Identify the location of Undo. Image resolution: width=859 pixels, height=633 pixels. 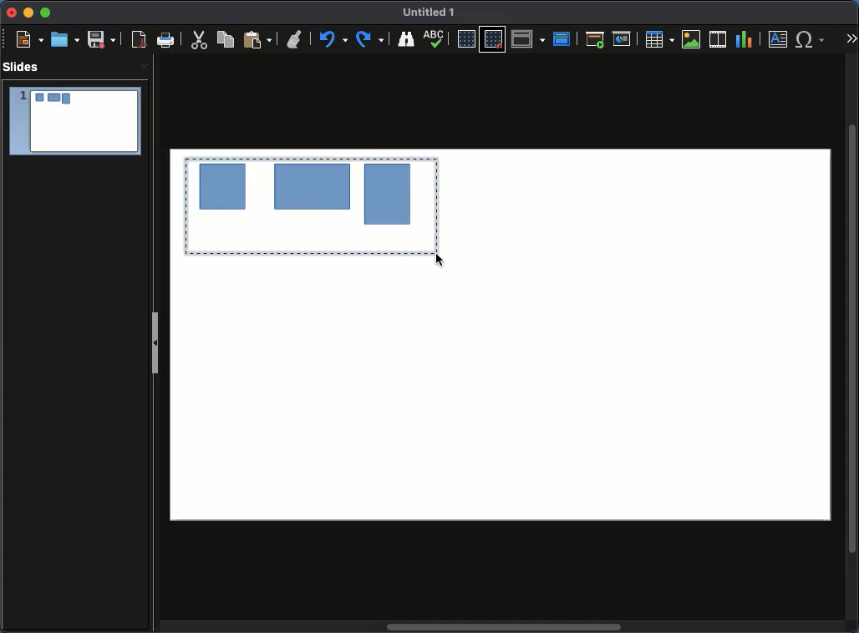
(334, 40).